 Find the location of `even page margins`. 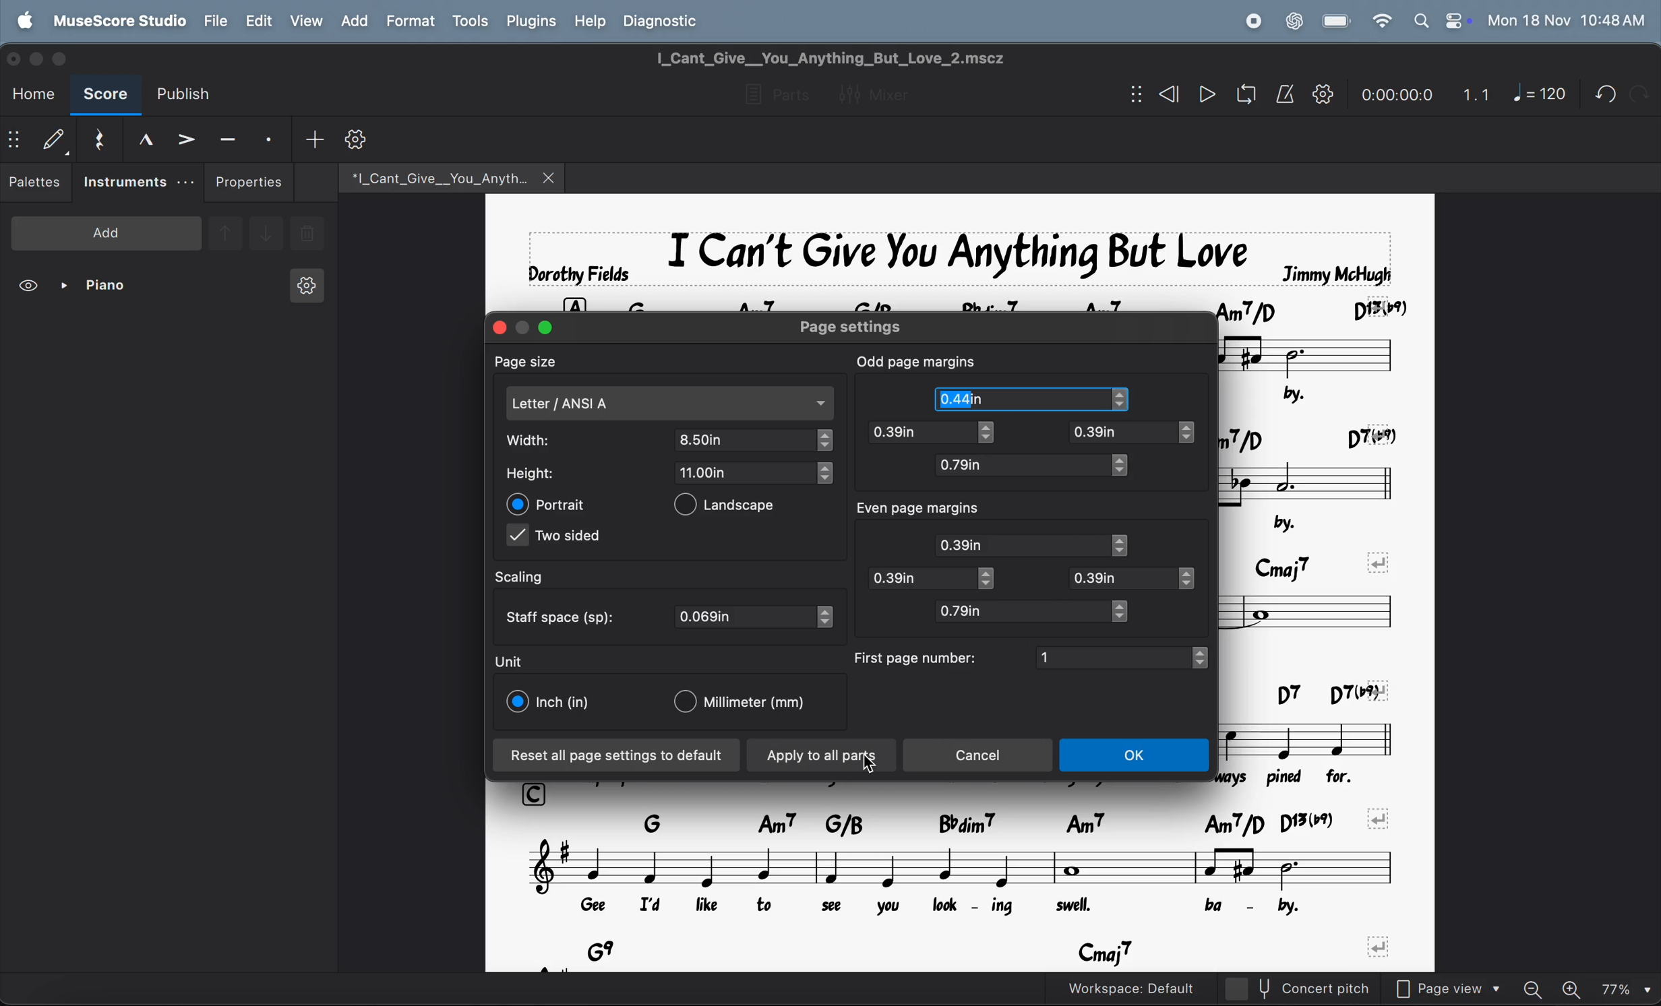

even page margins is located at coordinates (934, 509).